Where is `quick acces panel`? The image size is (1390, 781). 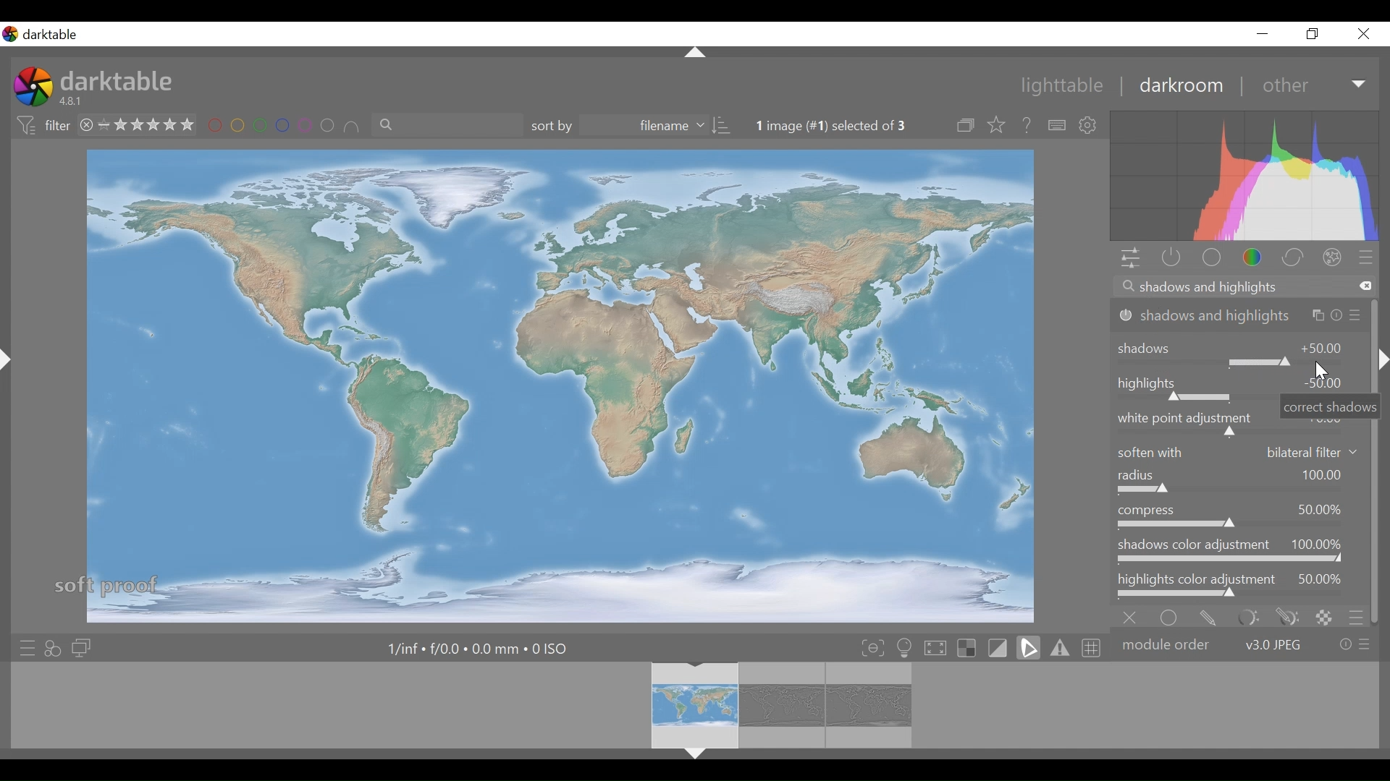 quick acces panel is located at coordinates (1130, 258).